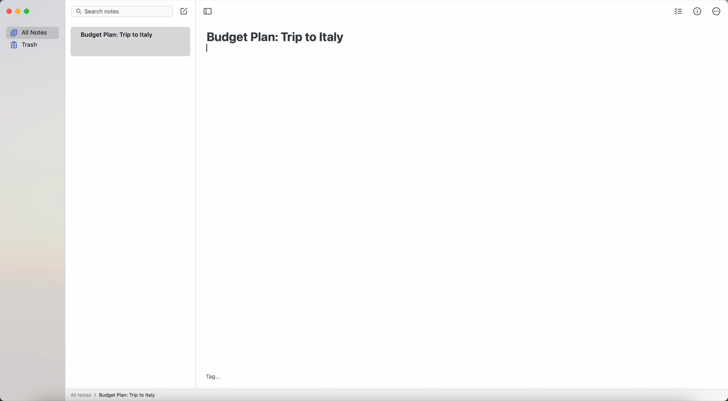  I want to click on budget plan: trip to Italy, so click(277, 36).